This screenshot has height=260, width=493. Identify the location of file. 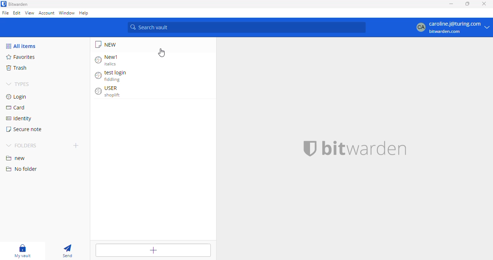
(5, 13).